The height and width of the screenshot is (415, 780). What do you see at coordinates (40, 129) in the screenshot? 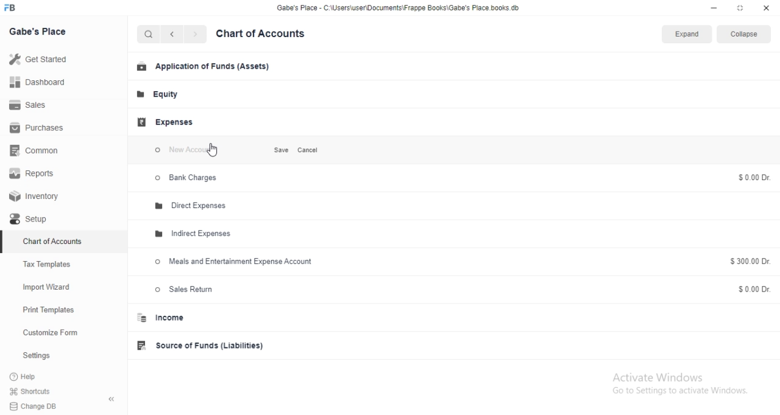
I see `Purchases` at bounding box center [40, 129].